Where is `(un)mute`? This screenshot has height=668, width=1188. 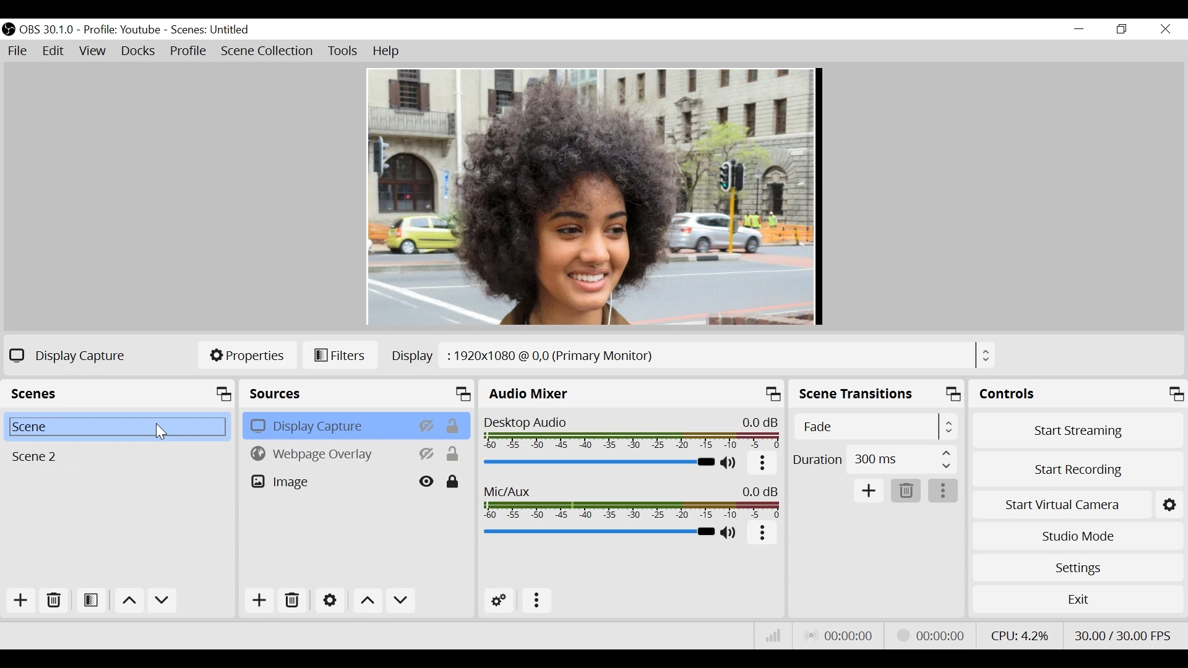
(un)mute is located at coordinates (730, 533).